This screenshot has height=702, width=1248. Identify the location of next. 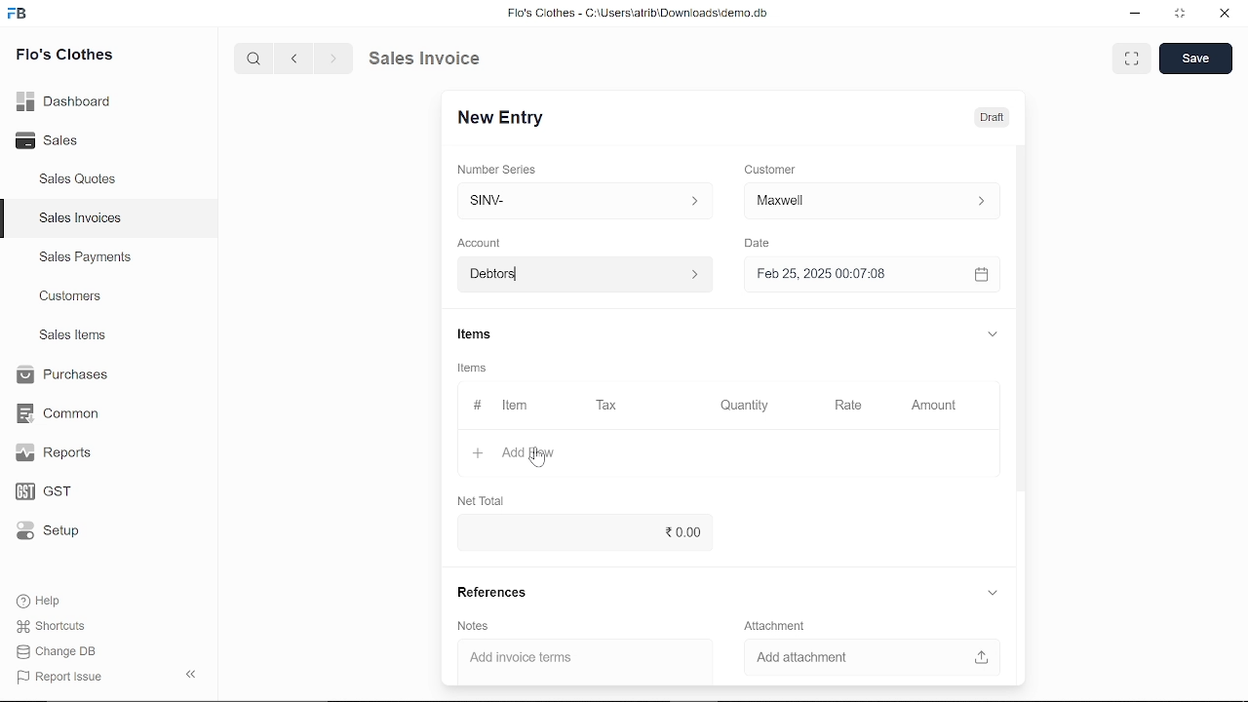
(333, 58).